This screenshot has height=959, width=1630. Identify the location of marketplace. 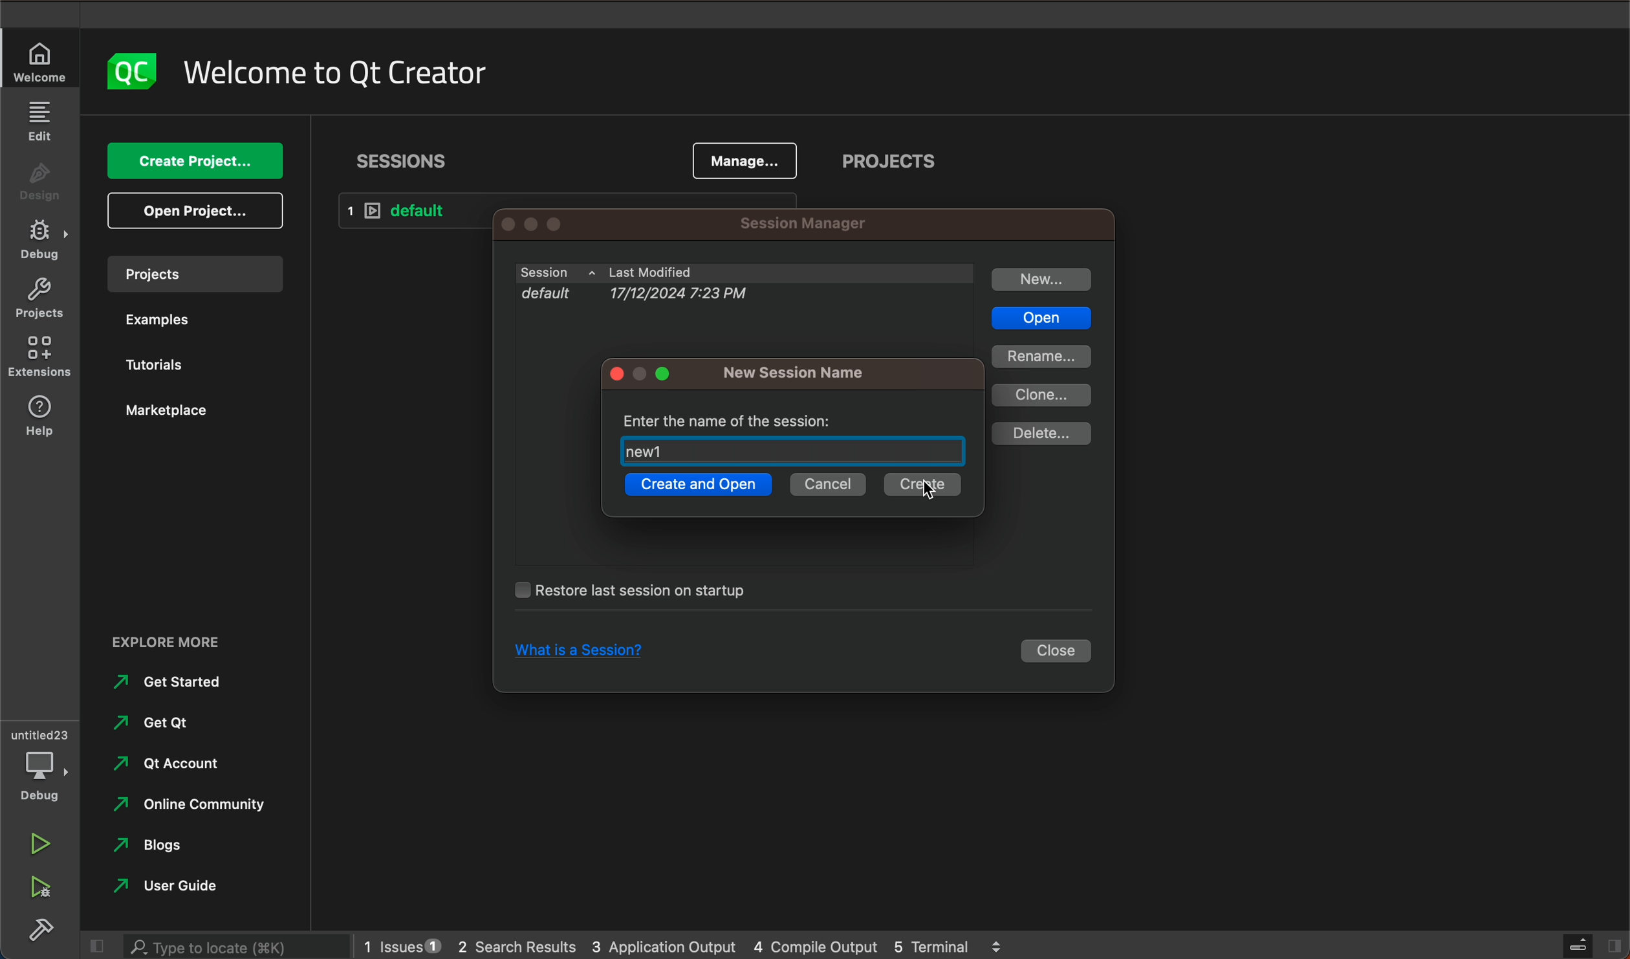
(173, 410).